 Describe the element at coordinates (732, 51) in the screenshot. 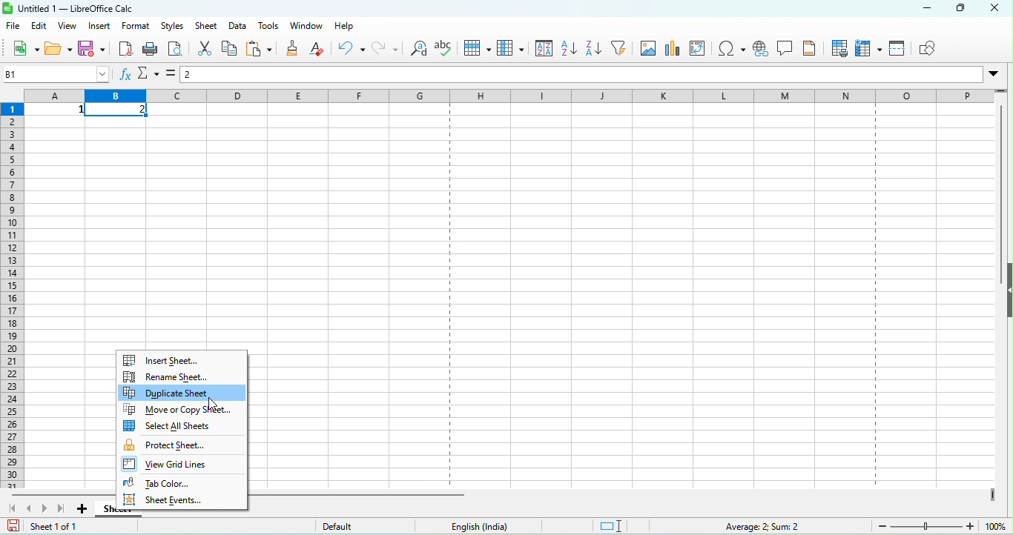

I see `special character` at that location.